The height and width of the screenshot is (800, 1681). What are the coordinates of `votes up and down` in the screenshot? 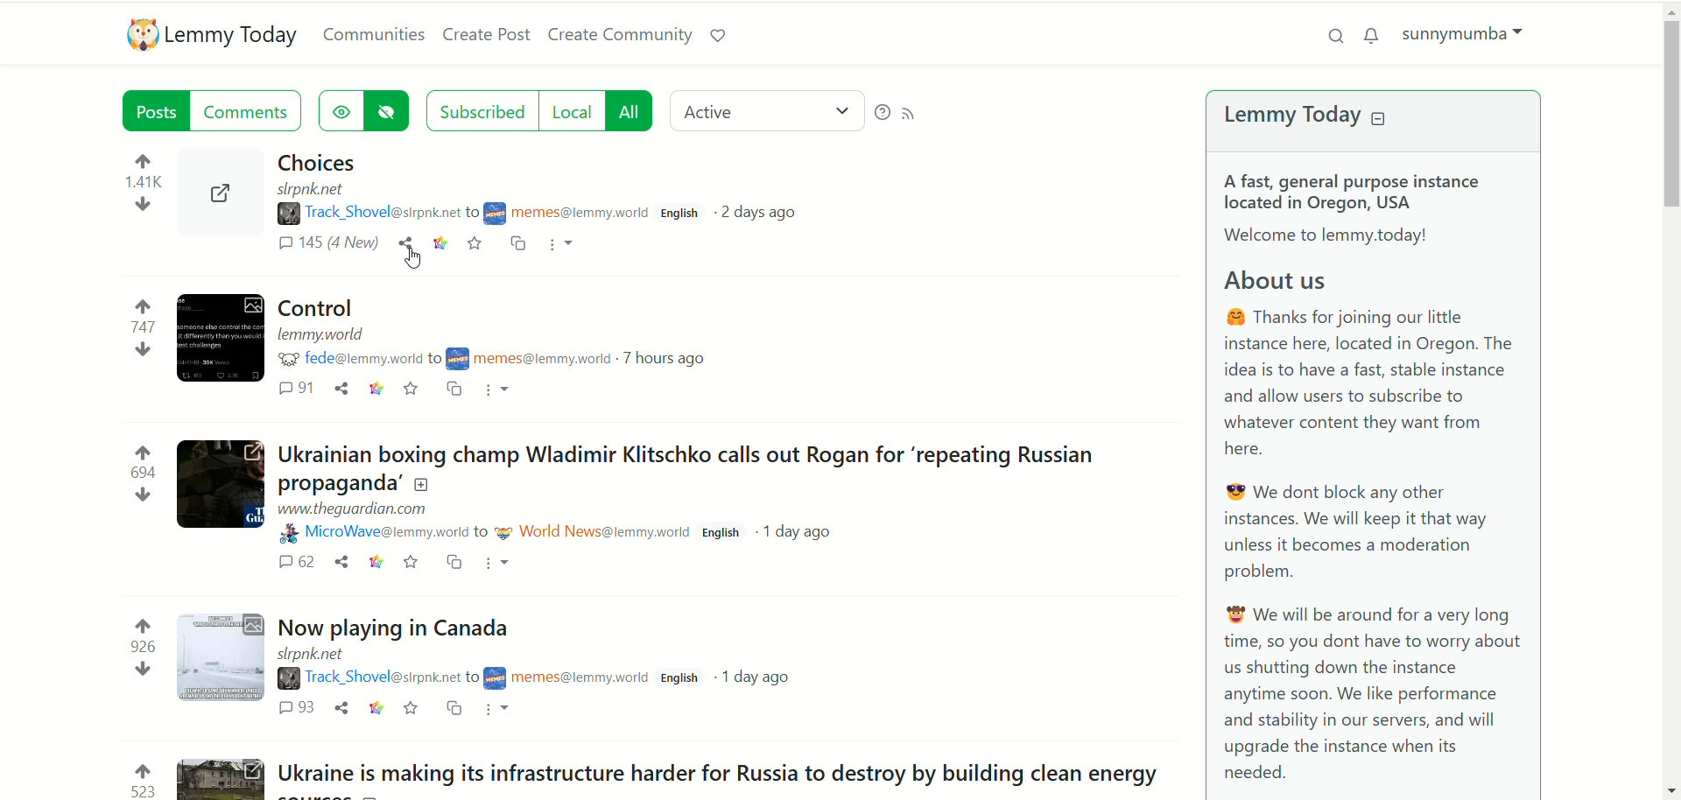 It's located at (139, 474).